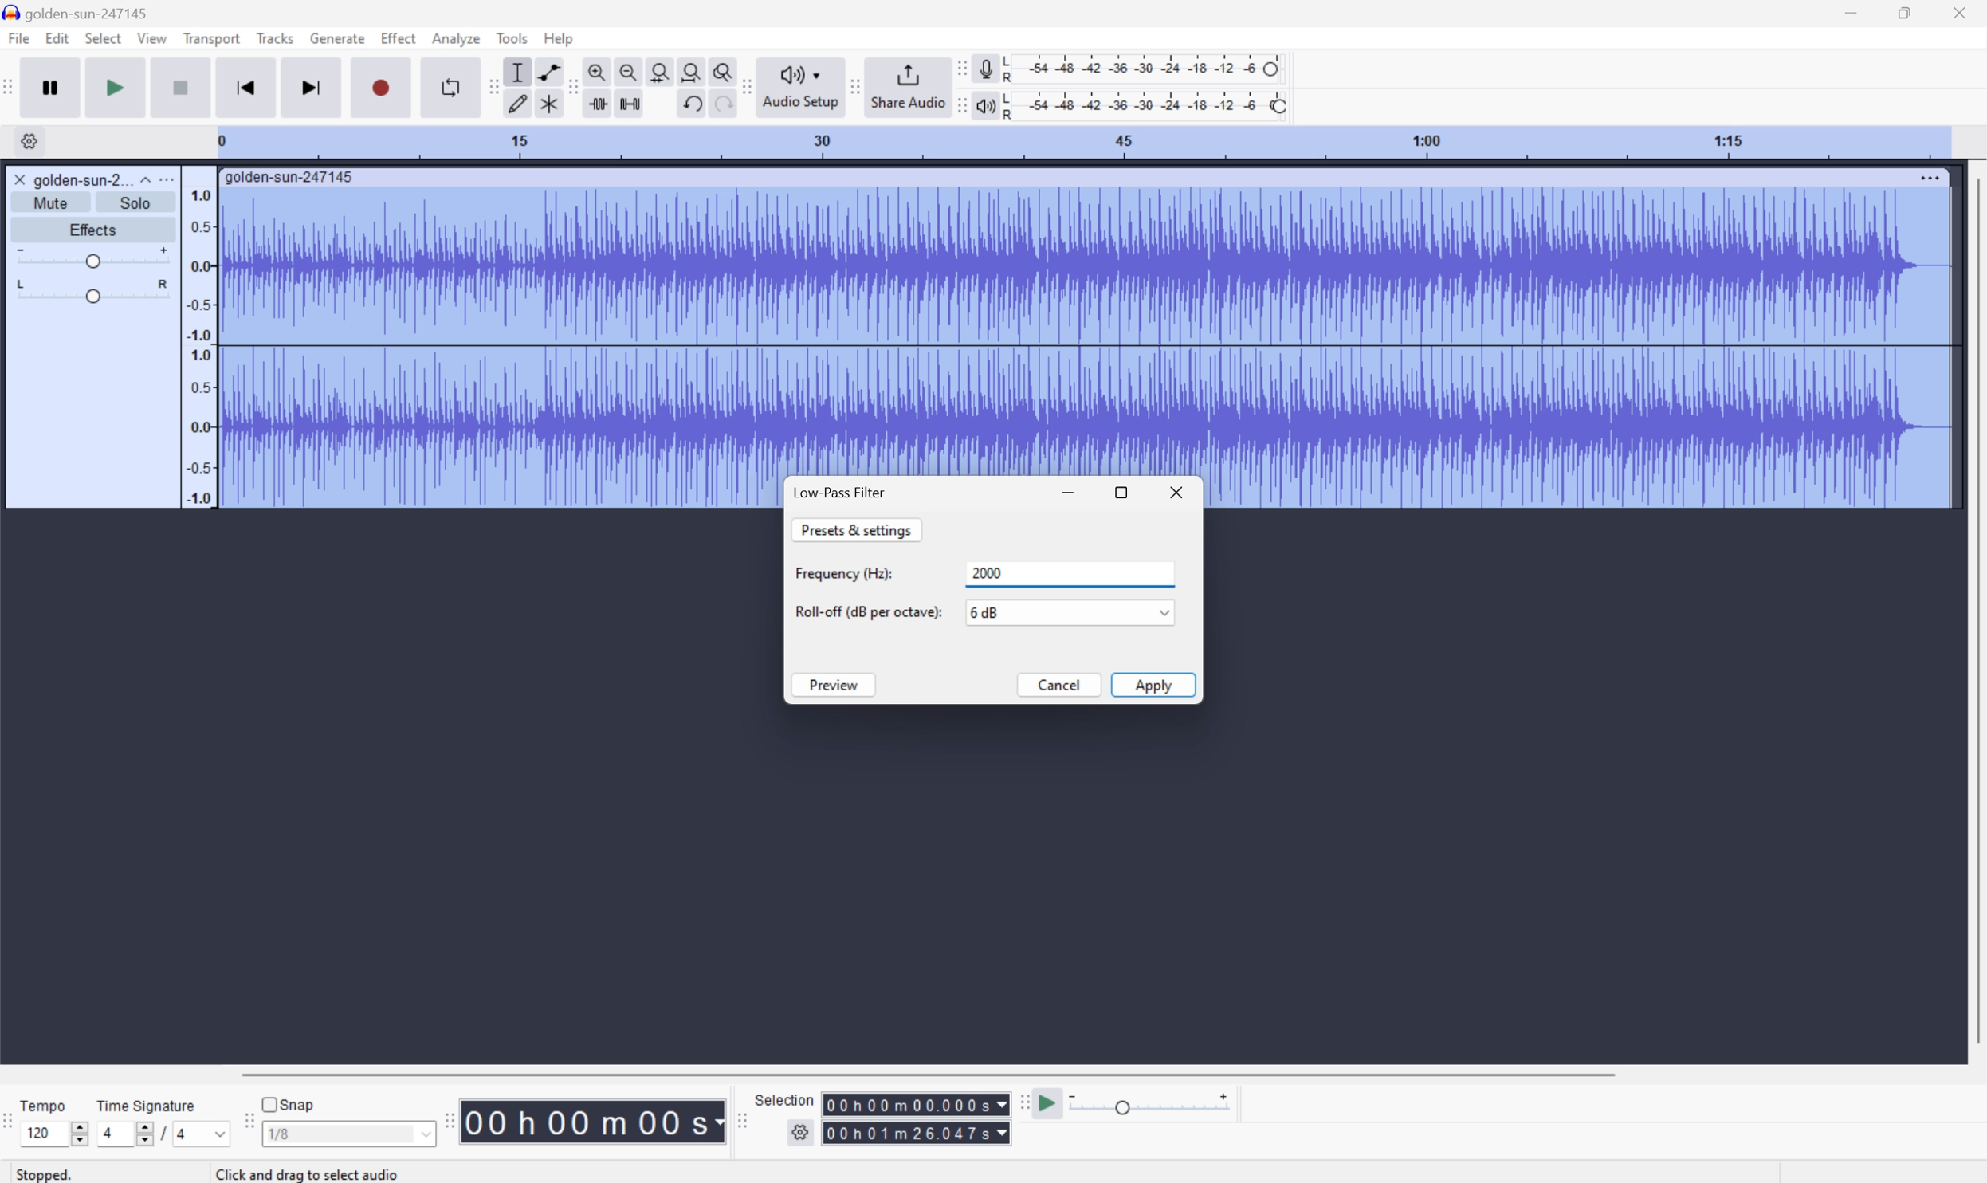 The width and height of the screenshot is (1987, 1183). Describe the element at coordinates (135, 202) in the screenshot. I see `Solo` at that location.